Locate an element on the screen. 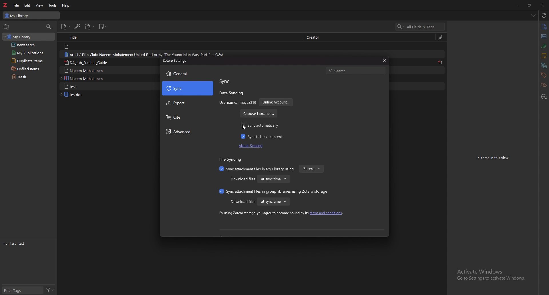 The image size is (549, 295). minimize is located at coordinates (516, 5).